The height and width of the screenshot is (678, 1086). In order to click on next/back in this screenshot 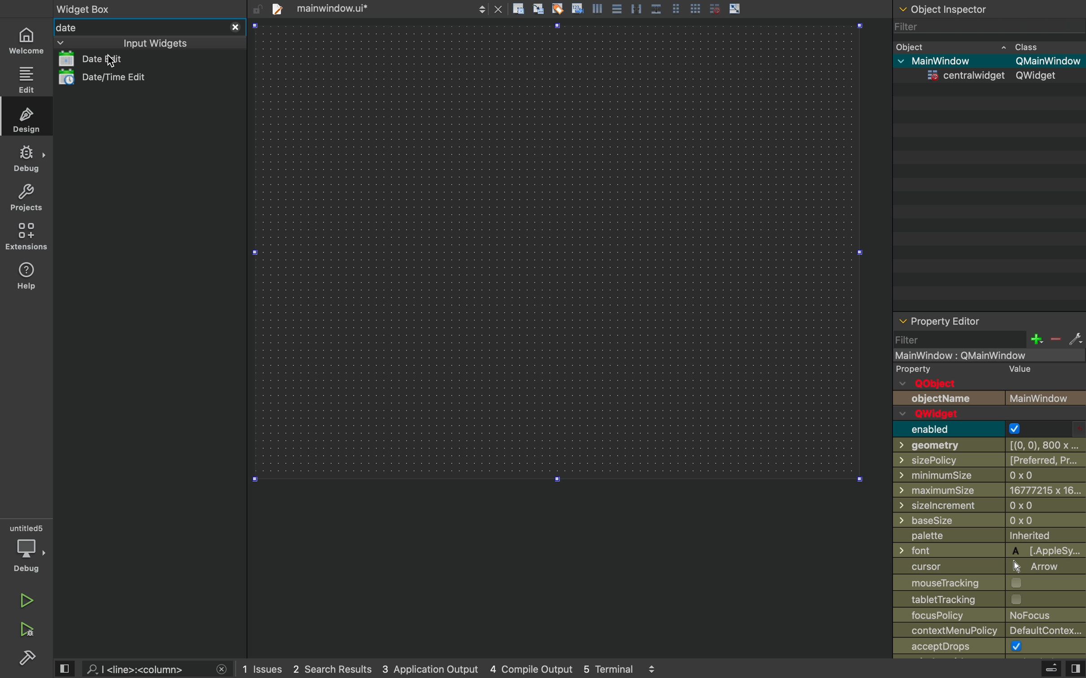, I will do `click(481, 8)`.